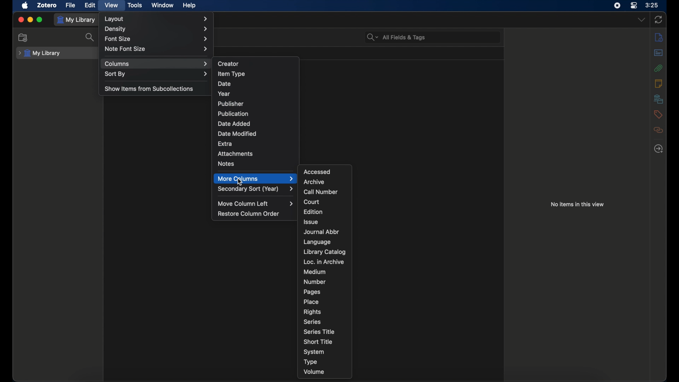  Describe the element at coordinates (314, 282) in the screenshot. I see `number` at that location.